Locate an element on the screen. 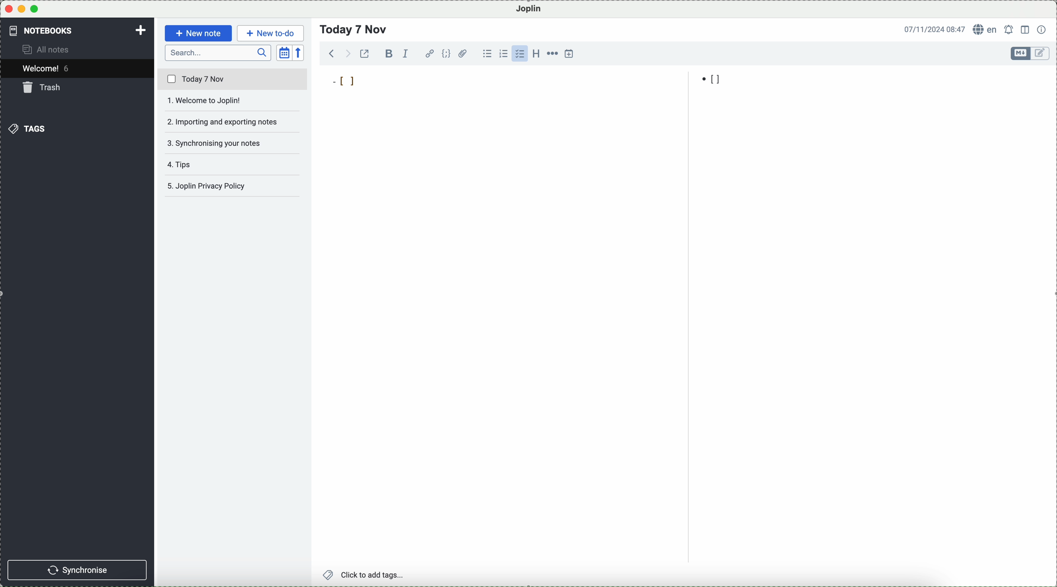 This screenshot has height=587, width=1057. toggle editors is located at coordinates (1041, 54).